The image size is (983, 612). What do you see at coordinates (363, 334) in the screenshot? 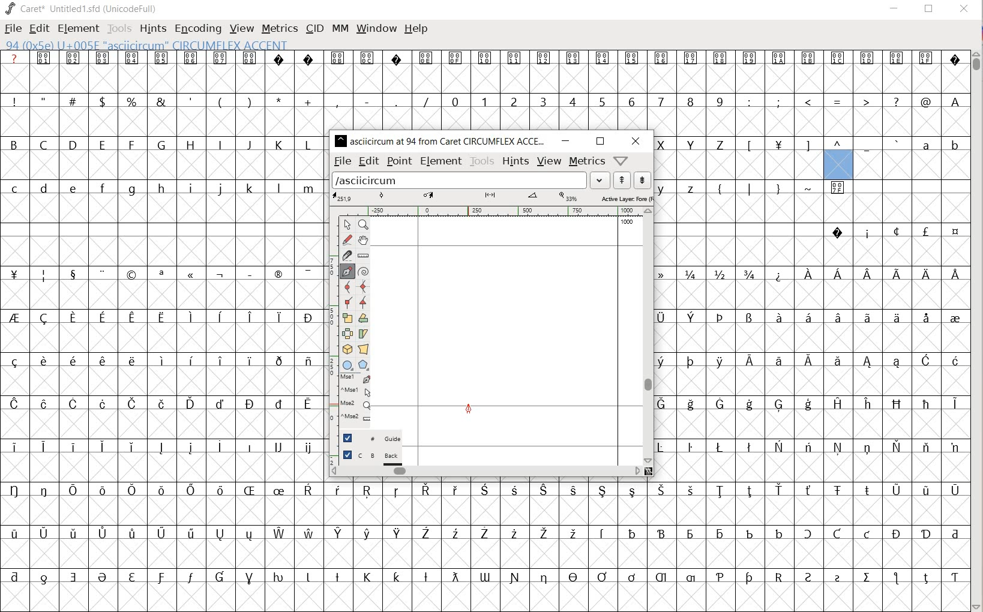
I see `skew the selection` at bounding box center [363, 334].